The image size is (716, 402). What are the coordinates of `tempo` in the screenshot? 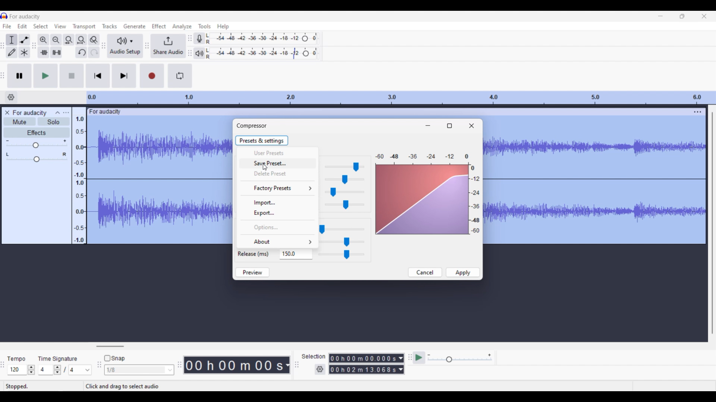 It's located at (16, 359).